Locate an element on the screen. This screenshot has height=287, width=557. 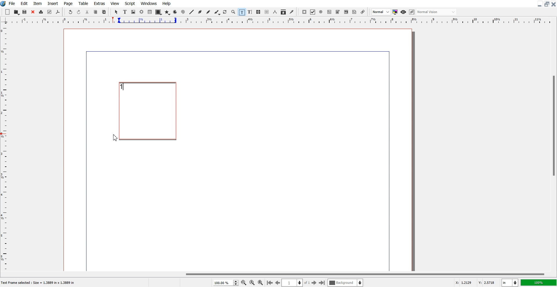
margin is located at coordinates (390, 160).